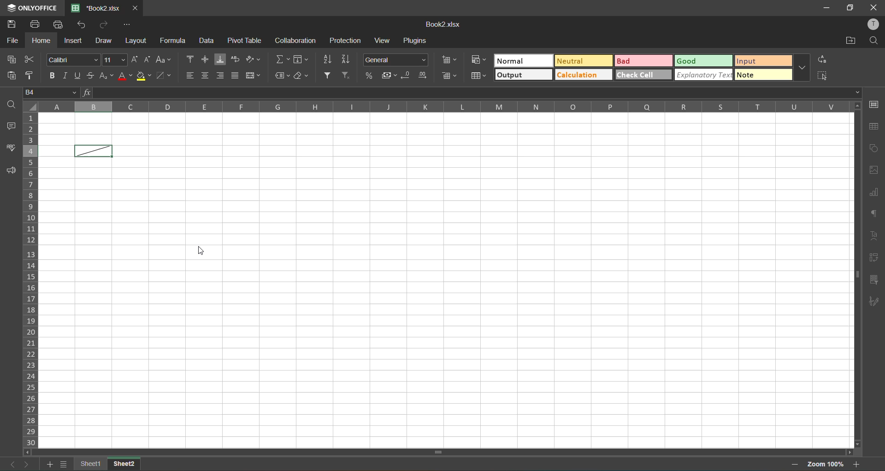 This screenshot has width=885, height=471. I want to click on sheet list, so click(64, 465).